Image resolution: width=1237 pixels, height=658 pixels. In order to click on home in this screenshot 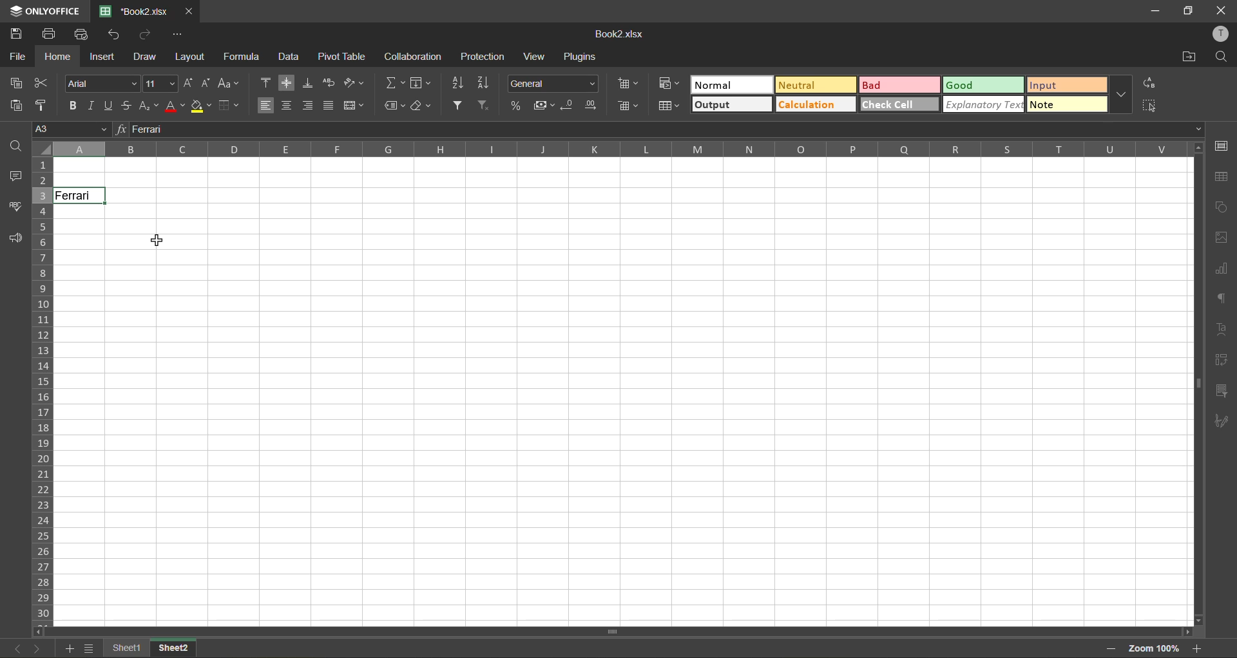, I will do `click(55, 57)`.